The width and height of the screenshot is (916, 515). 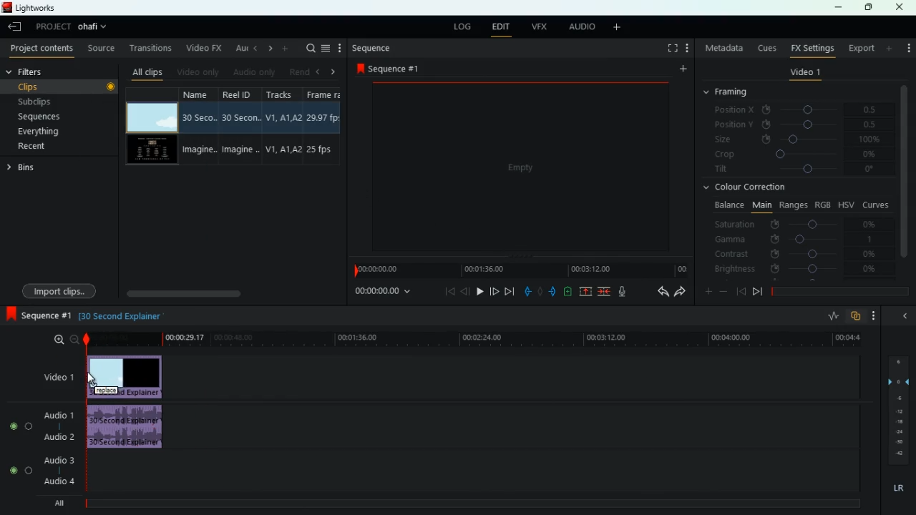 What do you see at coordinates (823, 204) in the screenshot?
I see `rgb` at bounding box center [823, 204].